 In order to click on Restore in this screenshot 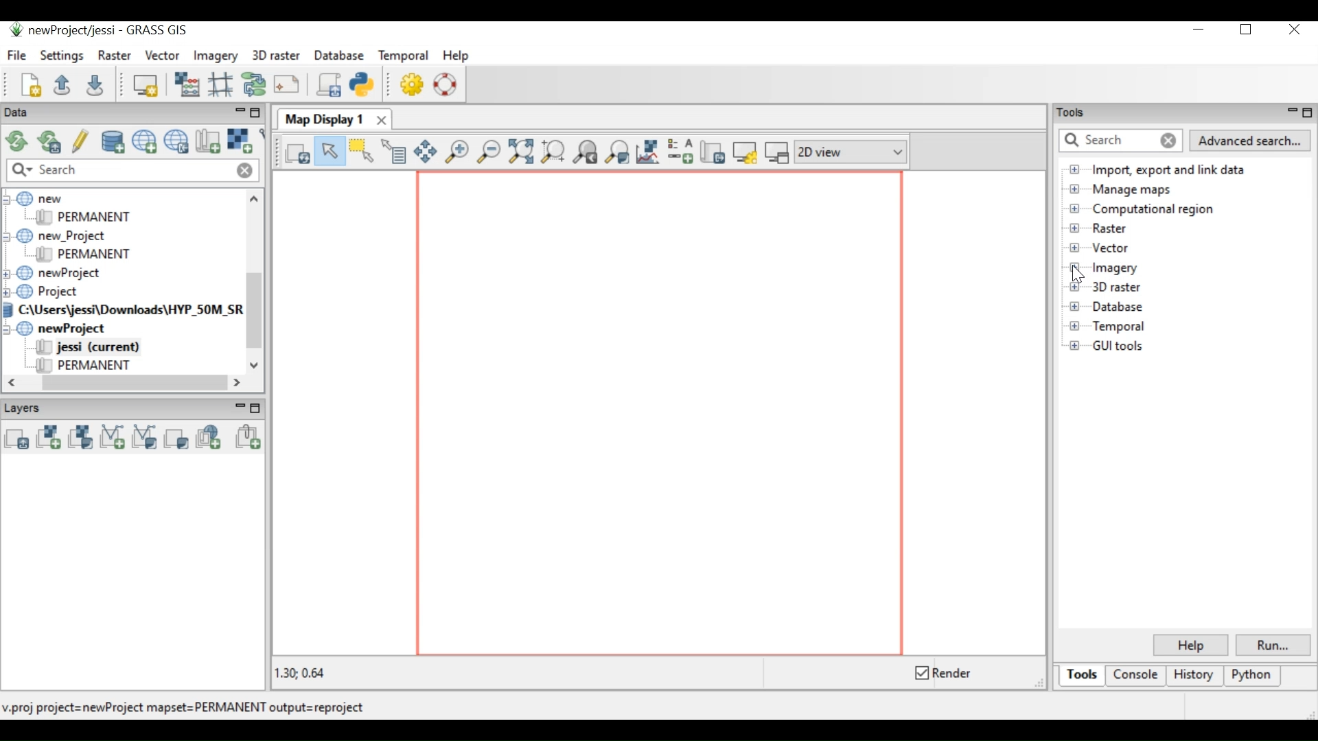, I will do `click(1247, 31)`.